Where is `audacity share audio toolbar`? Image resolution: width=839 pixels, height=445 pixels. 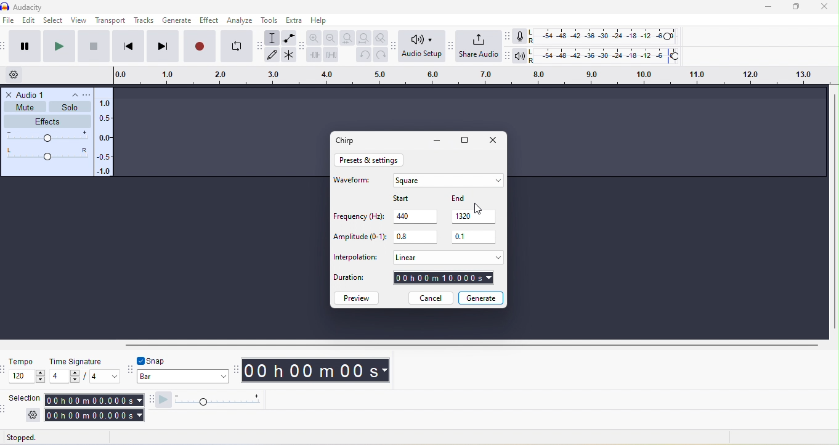
audacity share audio toolbar is located at coordinates (453, 49).